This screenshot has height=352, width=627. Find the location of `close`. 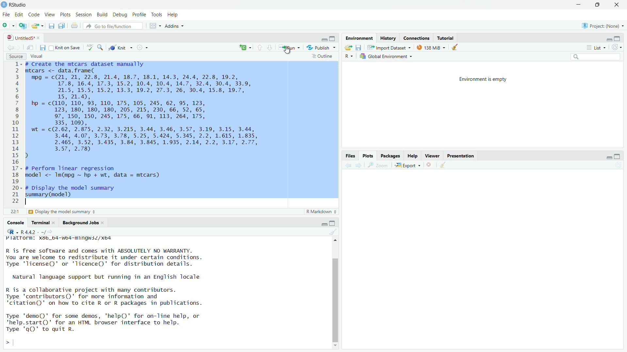

close is located at coordinates (618, 5).